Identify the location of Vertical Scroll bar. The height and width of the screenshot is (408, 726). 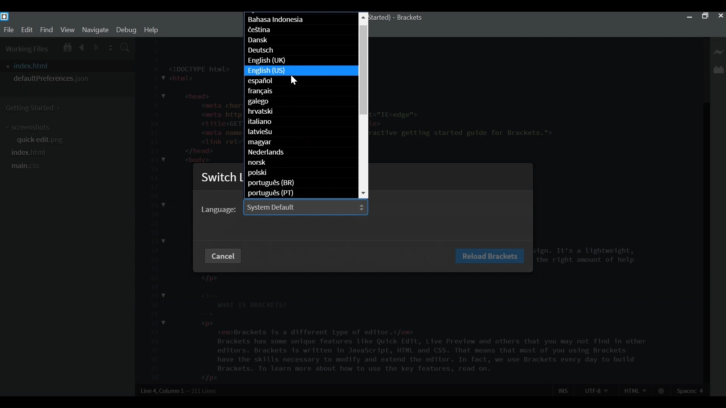
(364, 70).